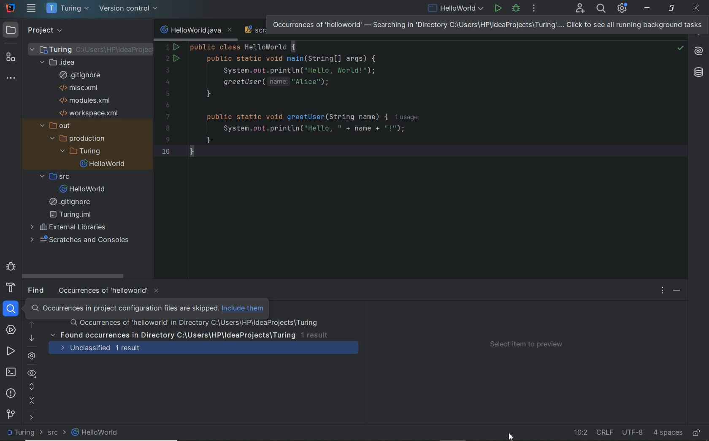 The width and height of the screenshot is (709, 441). Describe the element at coordinates (681, 48) in the screenshot. I see `no problems highlighted` at that location.